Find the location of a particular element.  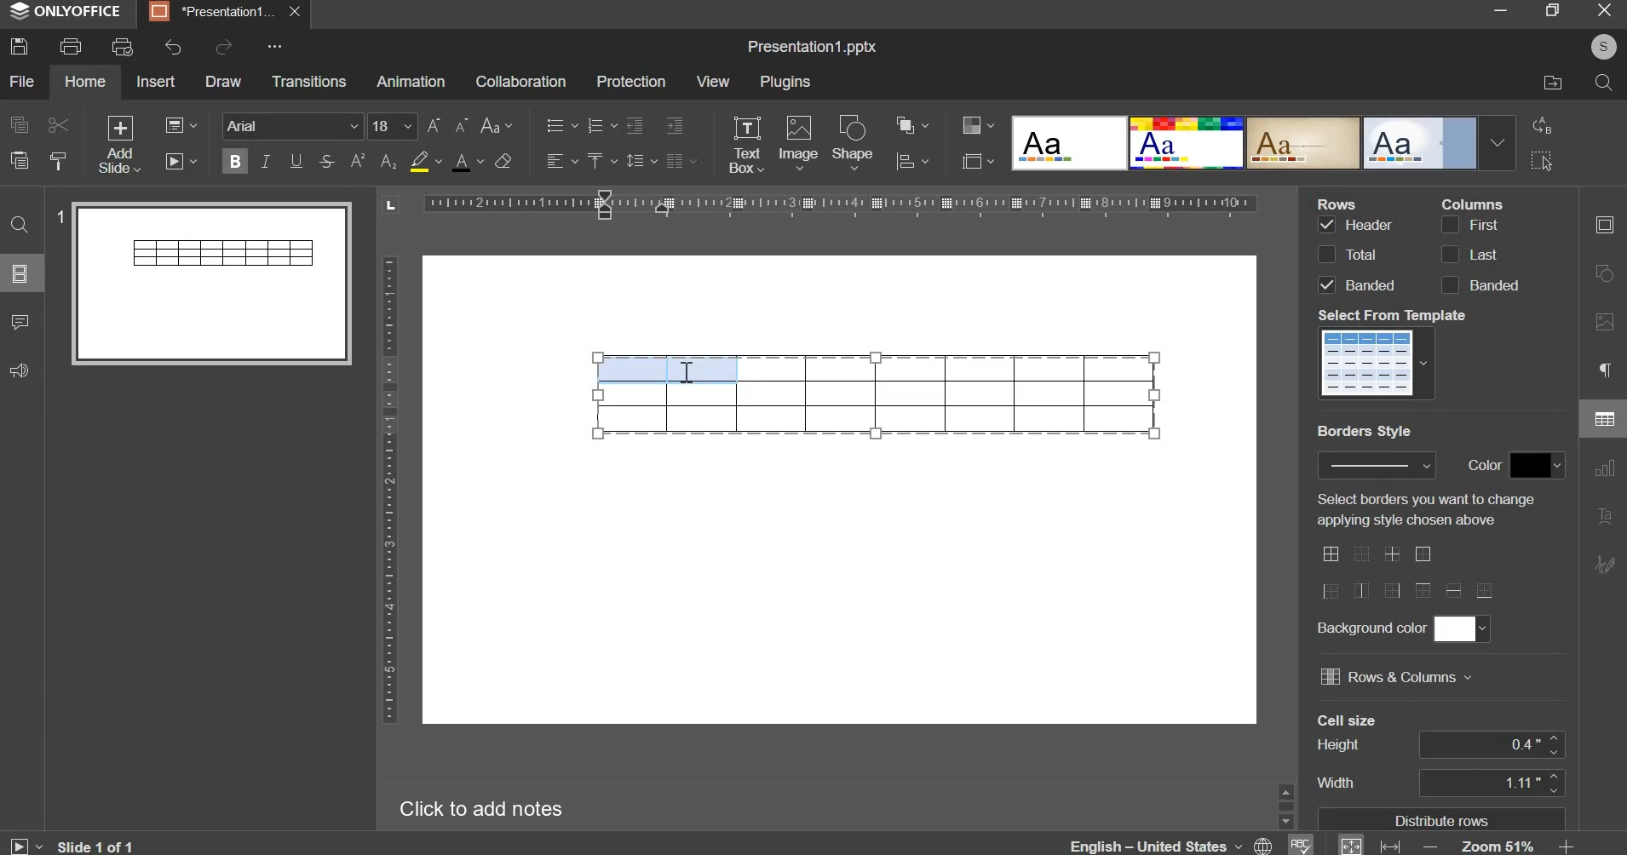

arrange object is located at coordinates (911, 124).